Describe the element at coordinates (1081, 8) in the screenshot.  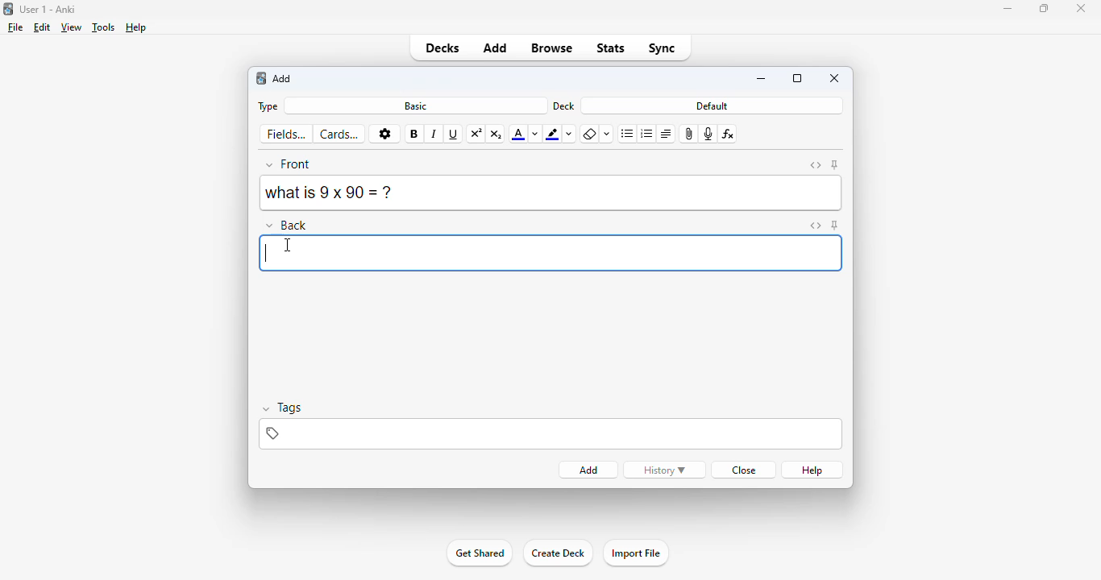
I see `close` at that location.